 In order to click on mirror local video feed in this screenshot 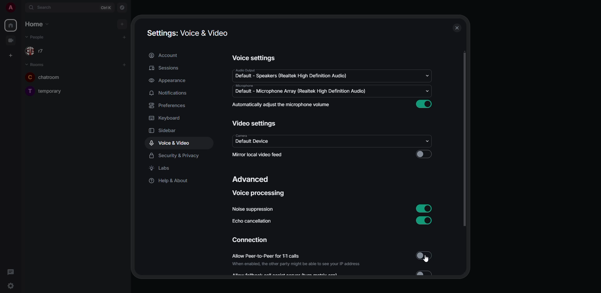, I will do `click(258, 155)`.